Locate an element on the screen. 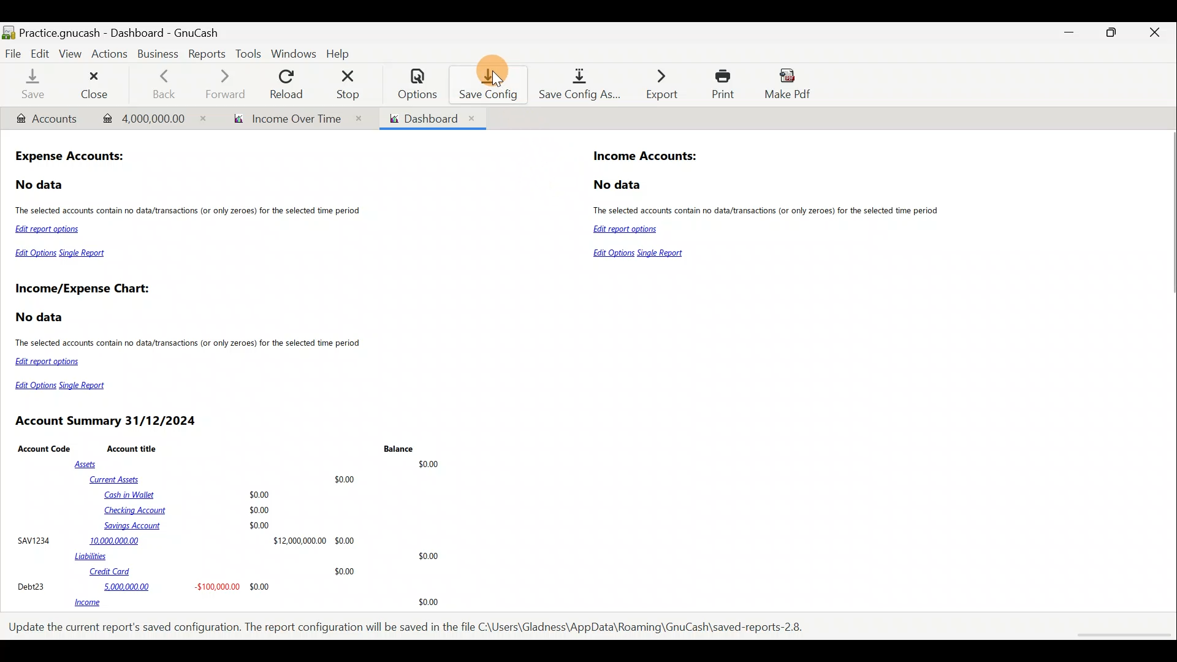 The image size is (1177, 662). Save config is located at coordinates (483, 84).